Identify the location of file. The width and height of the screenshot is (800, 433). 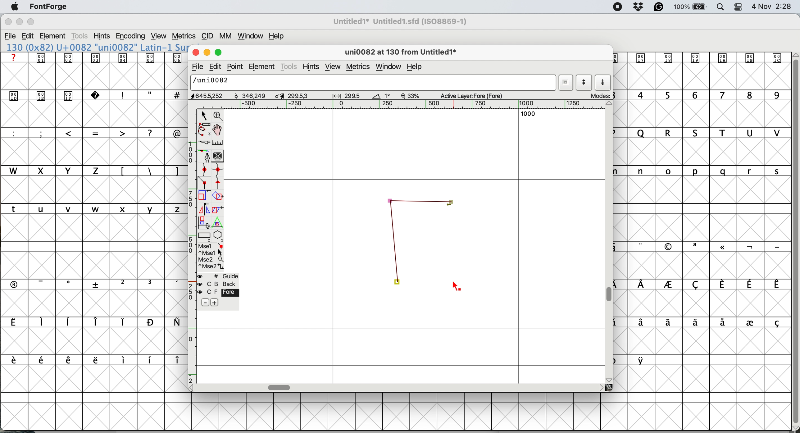
(197, 67).